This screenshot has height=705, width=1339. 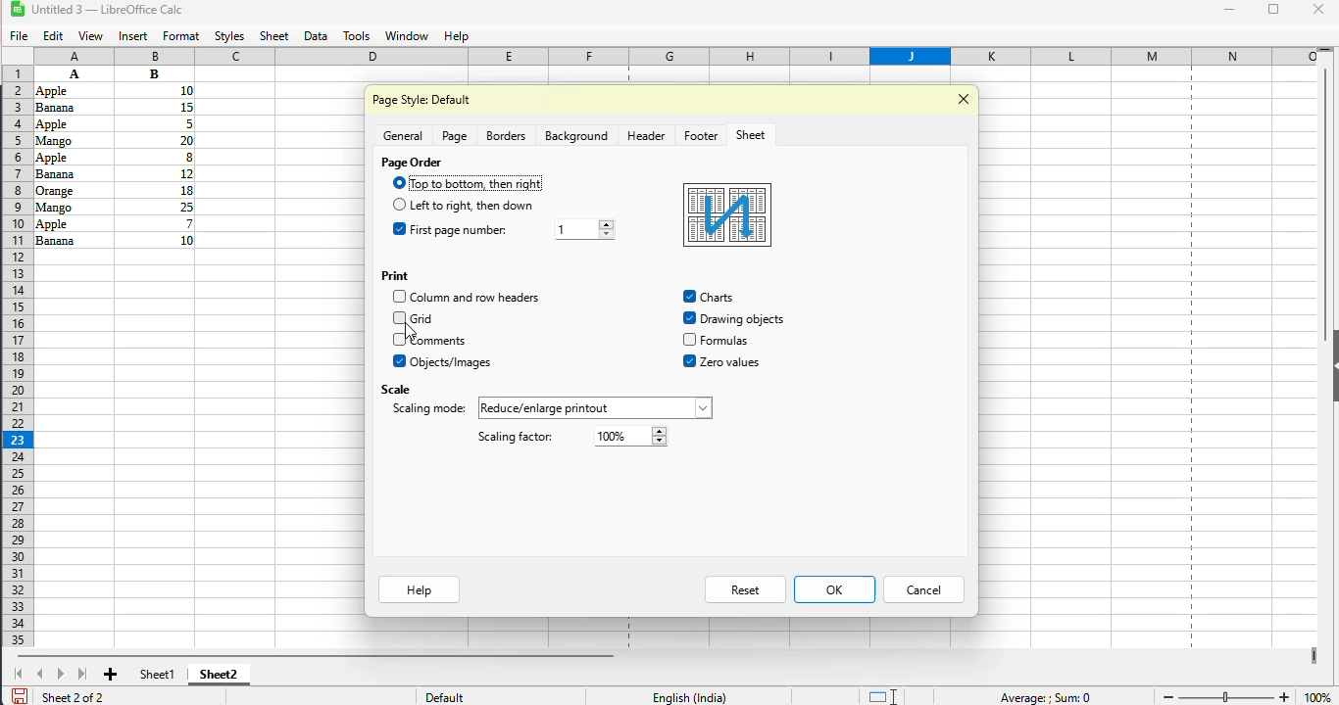 What do you see at coordinates (156, 207) in the screenshot?
I see `` at bounding box center [156, 207].